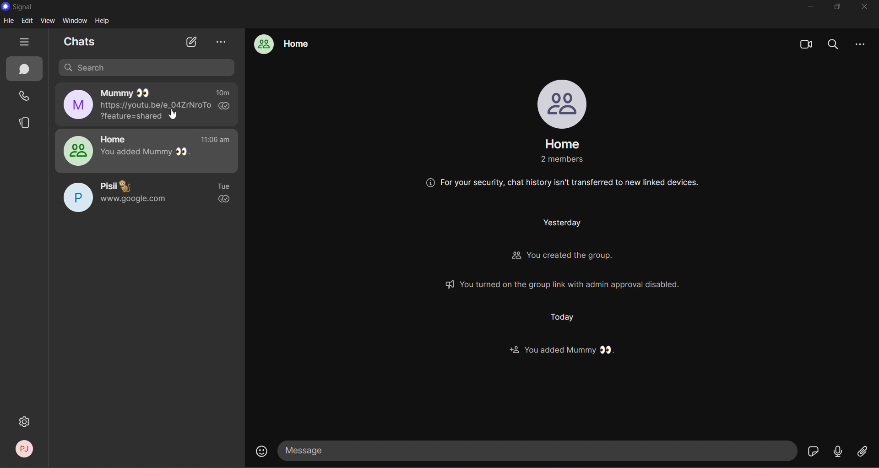 The height and width of the screenshot is (468, 879). What do you see at coordinates (20, 449) in the screenshot?
I see `profile` at bounding box center [20, 449].